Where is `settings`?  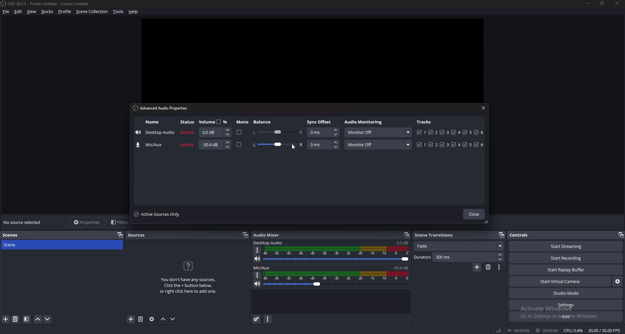 settings is located at coordinates (565, 305).